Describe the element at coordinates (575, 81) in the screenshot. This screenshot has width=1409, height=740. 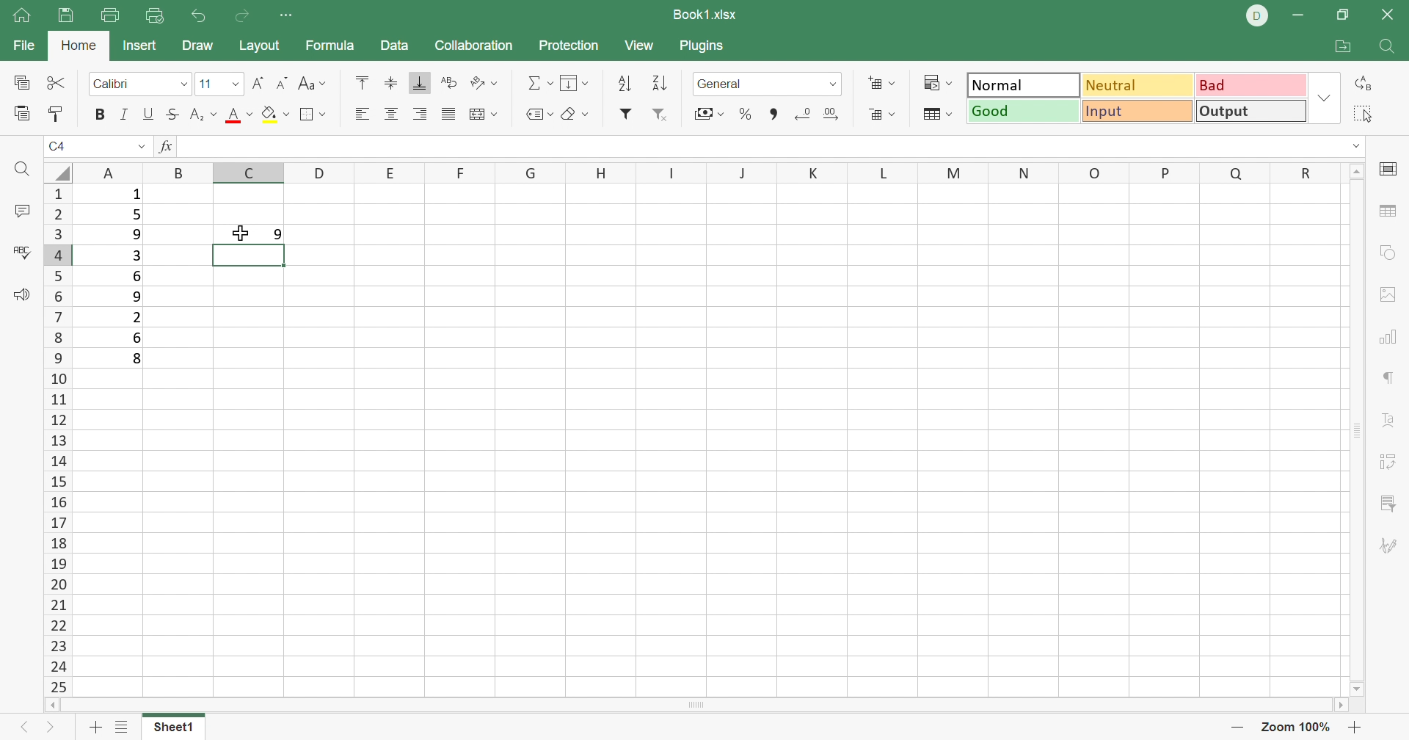
I see `Fill` at that location.